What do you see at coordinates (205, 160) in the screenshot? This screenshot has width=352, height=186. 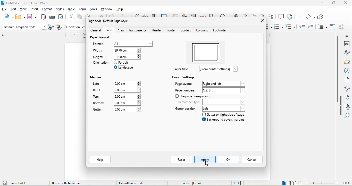 I see `select apply` at bounding box center [205, 160].